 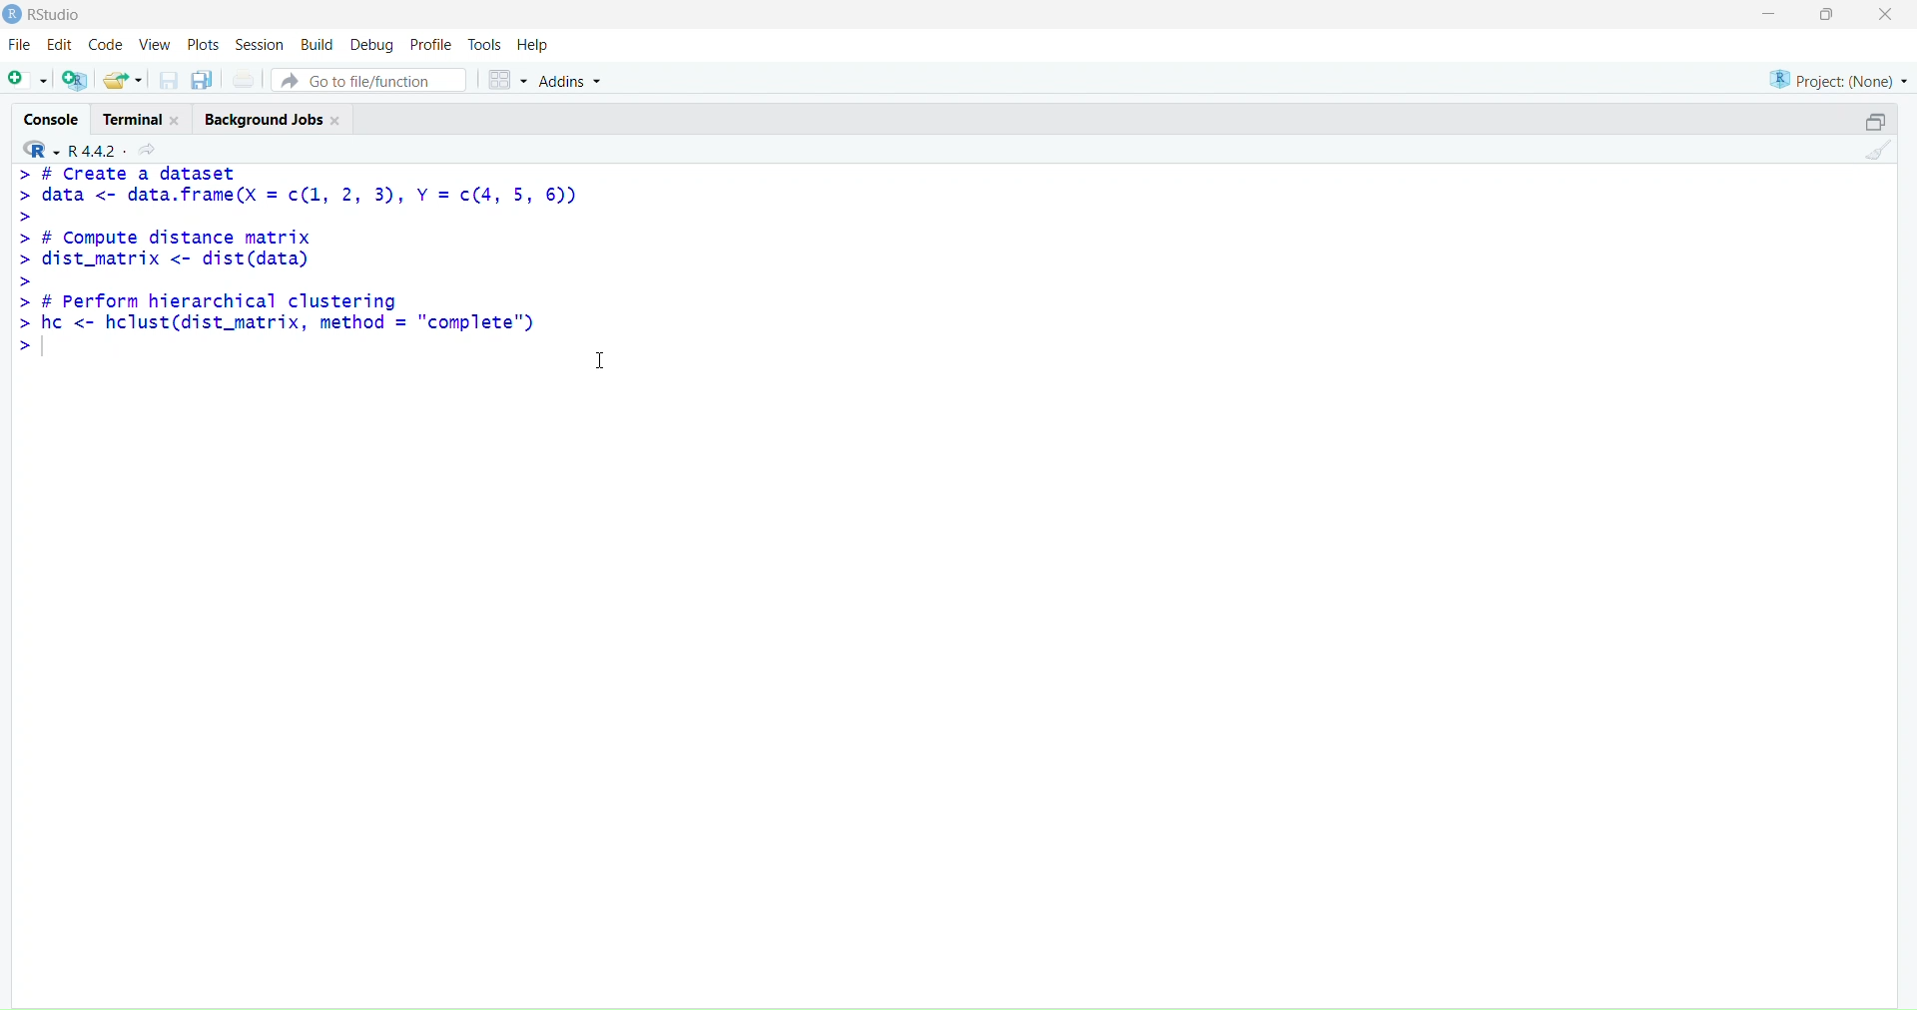 What do you see at coordinates (585, 78) in the screenshot?
I see `Addins` at bounding box center [585, 78].